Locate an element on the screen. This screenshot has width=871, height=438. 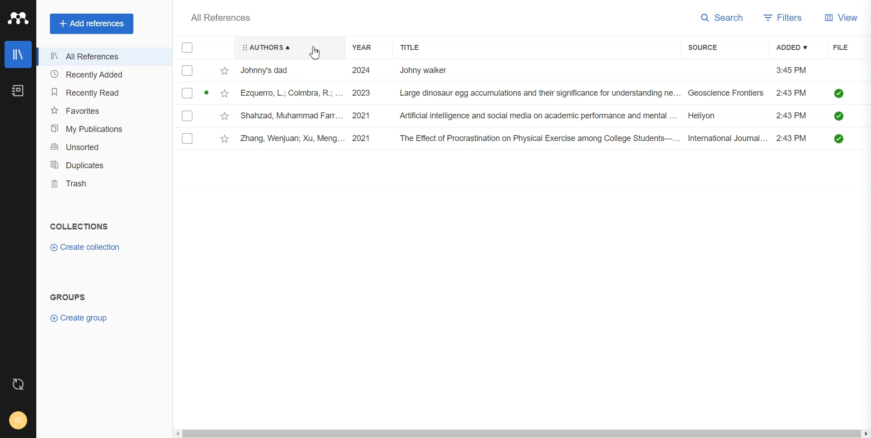
International Journal is located at coordinates (728, 139).